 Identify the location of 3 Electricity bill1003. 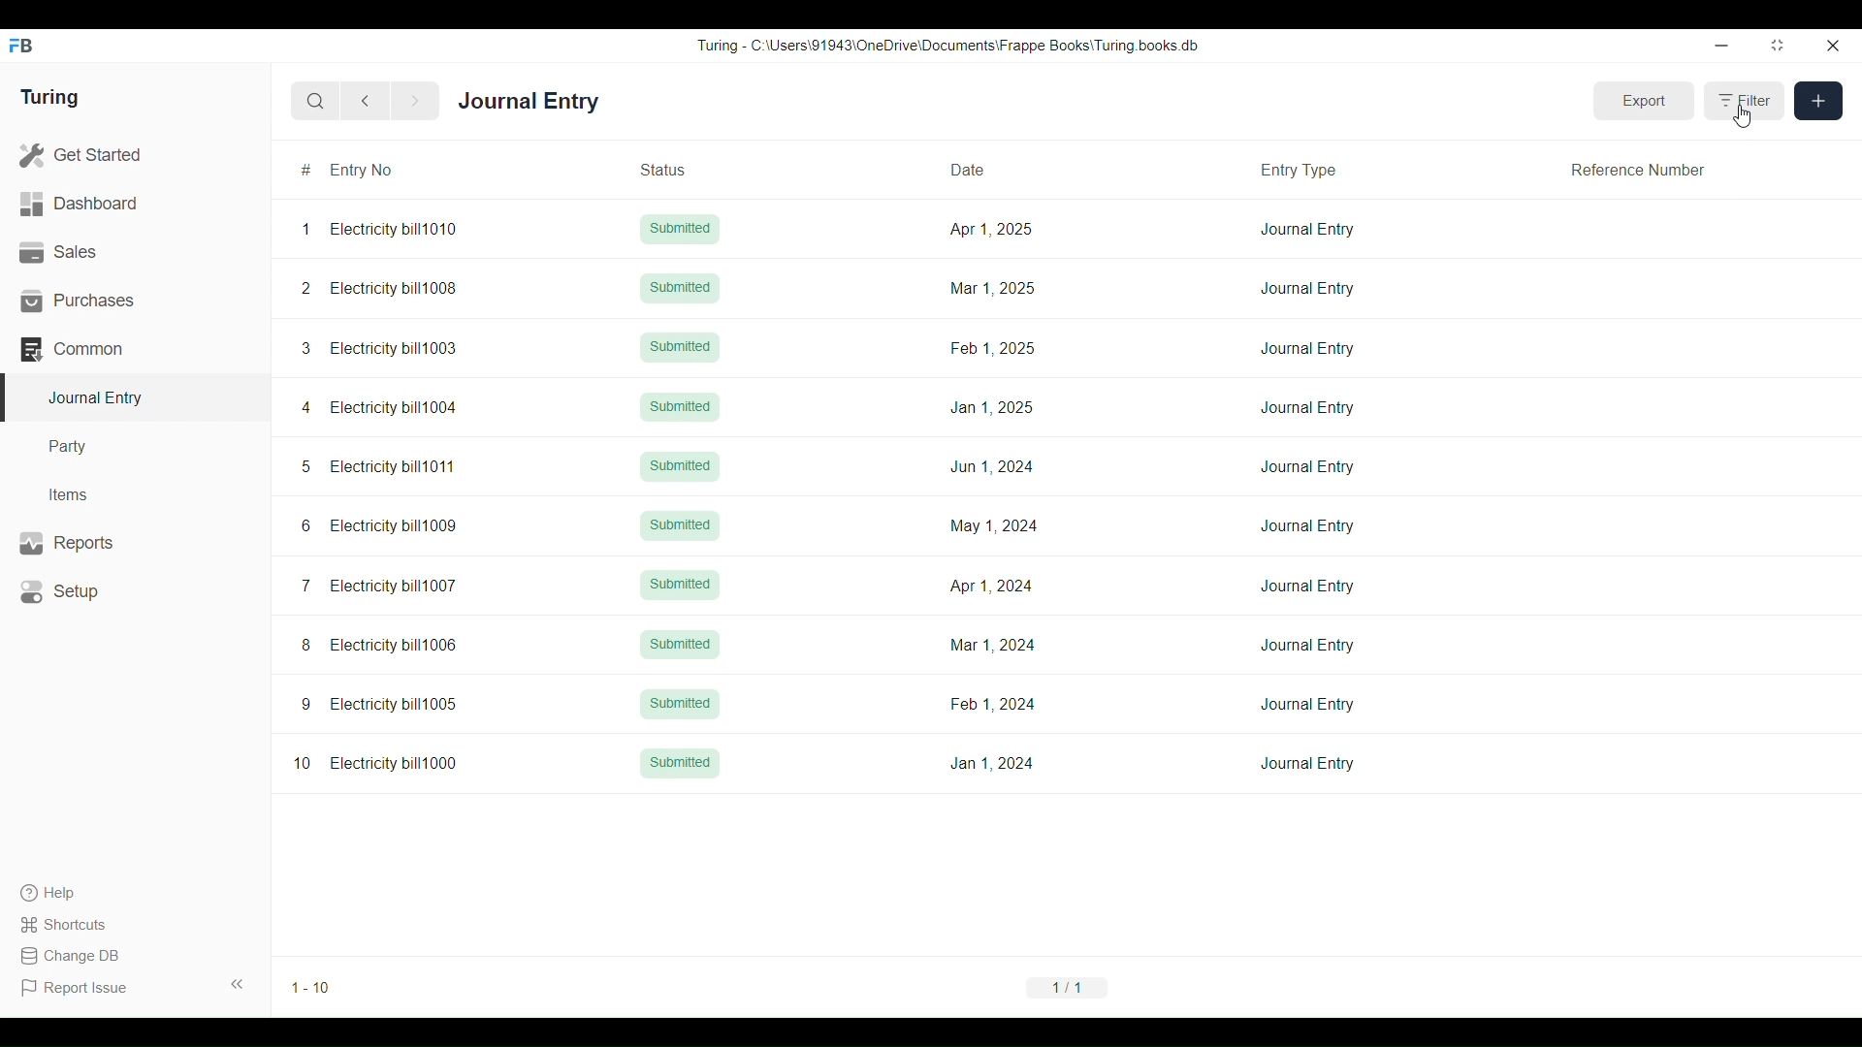
(380, 348).